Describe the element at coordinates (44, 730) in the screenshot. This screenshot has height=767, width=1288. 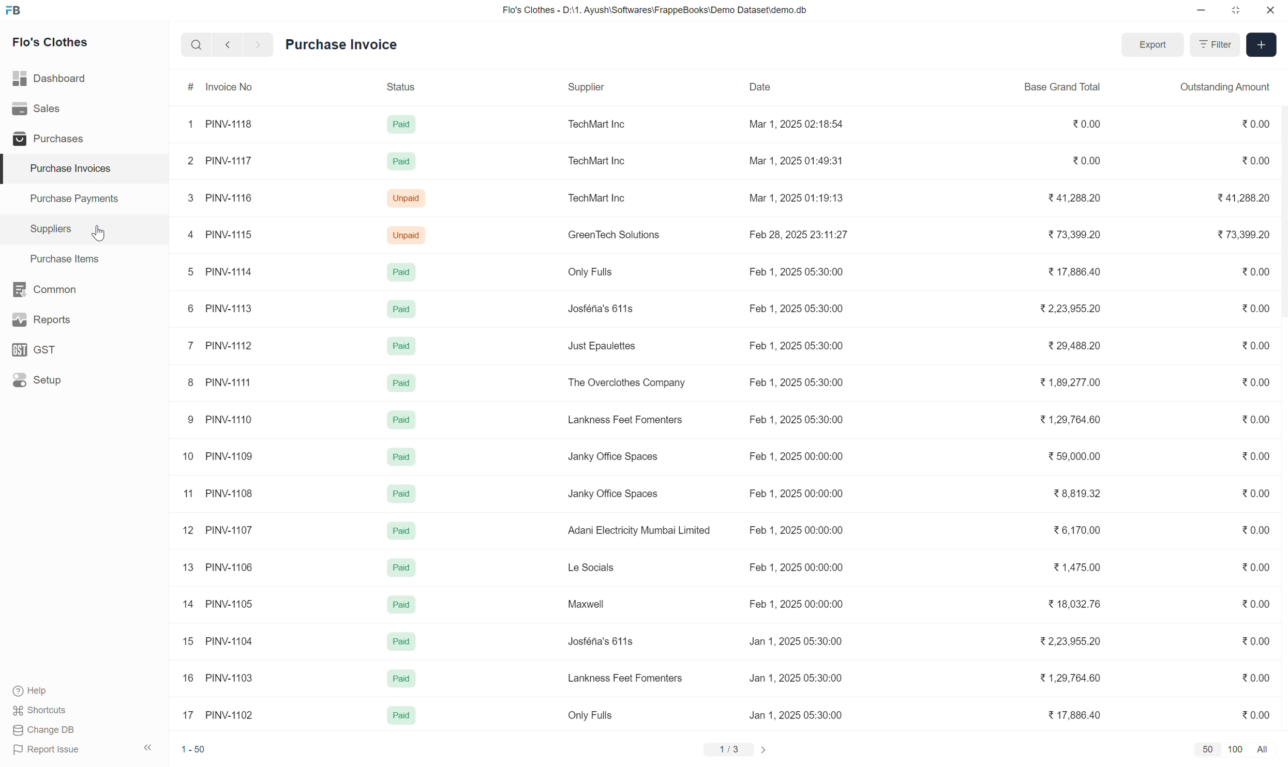
I see `Change DB` at that location.